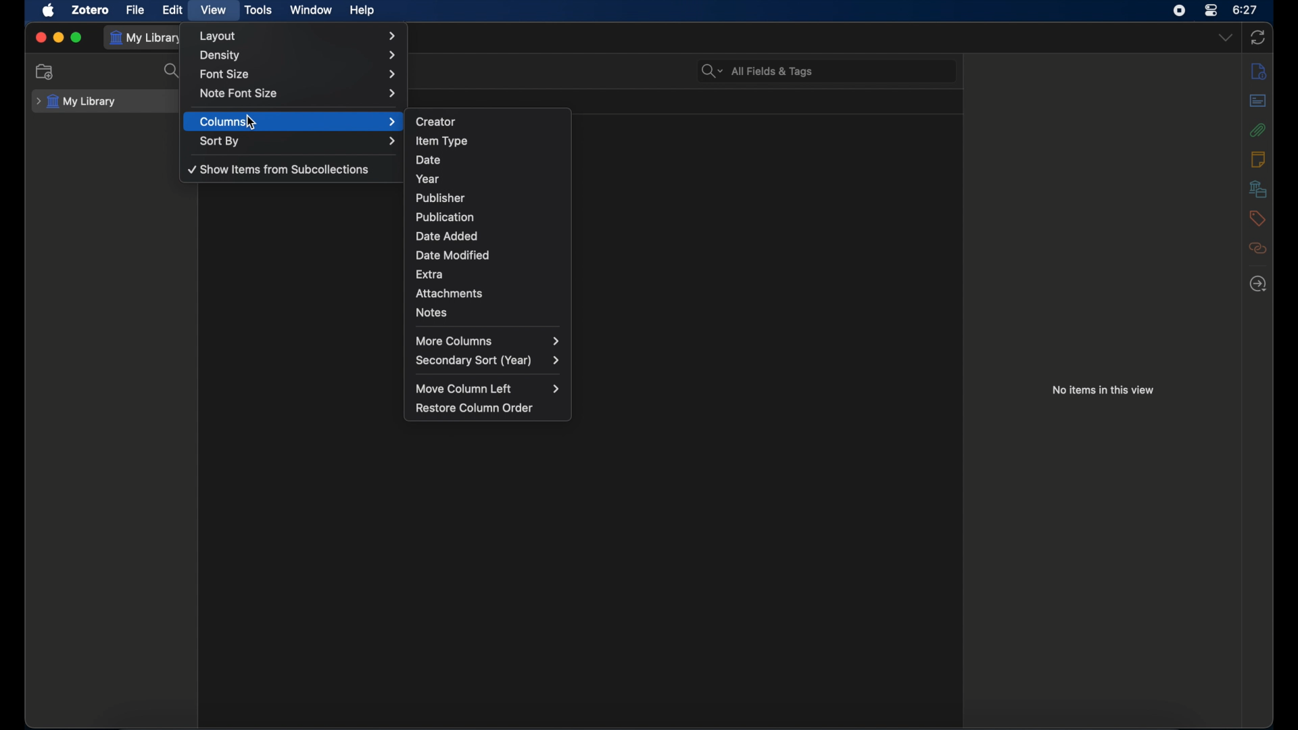  What do you see at coordinates (41, 39) in the screenshot?
I see `close` at bounding box center [41, 39].